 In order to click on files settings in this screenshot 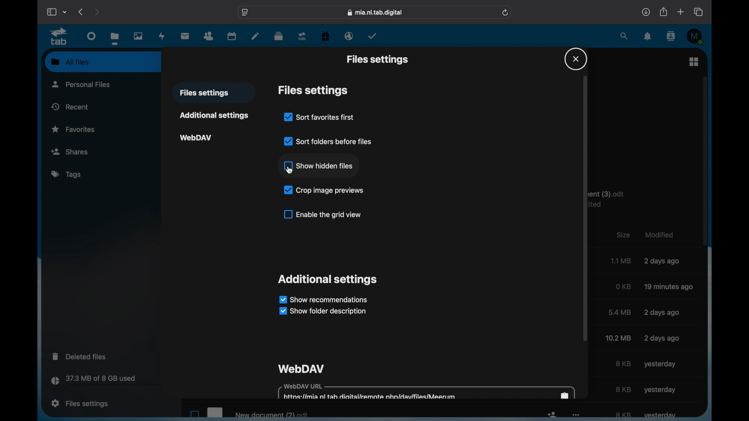, I will do `click(377, 60)`.